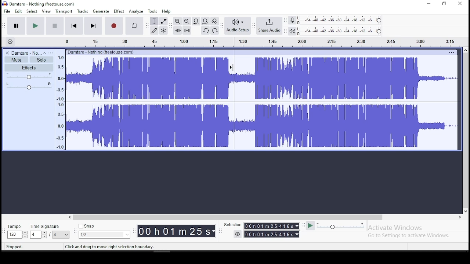 Image resolution: width=470 pixels, height=264 pixels. I want to click on scroll right, so click(459, 217).